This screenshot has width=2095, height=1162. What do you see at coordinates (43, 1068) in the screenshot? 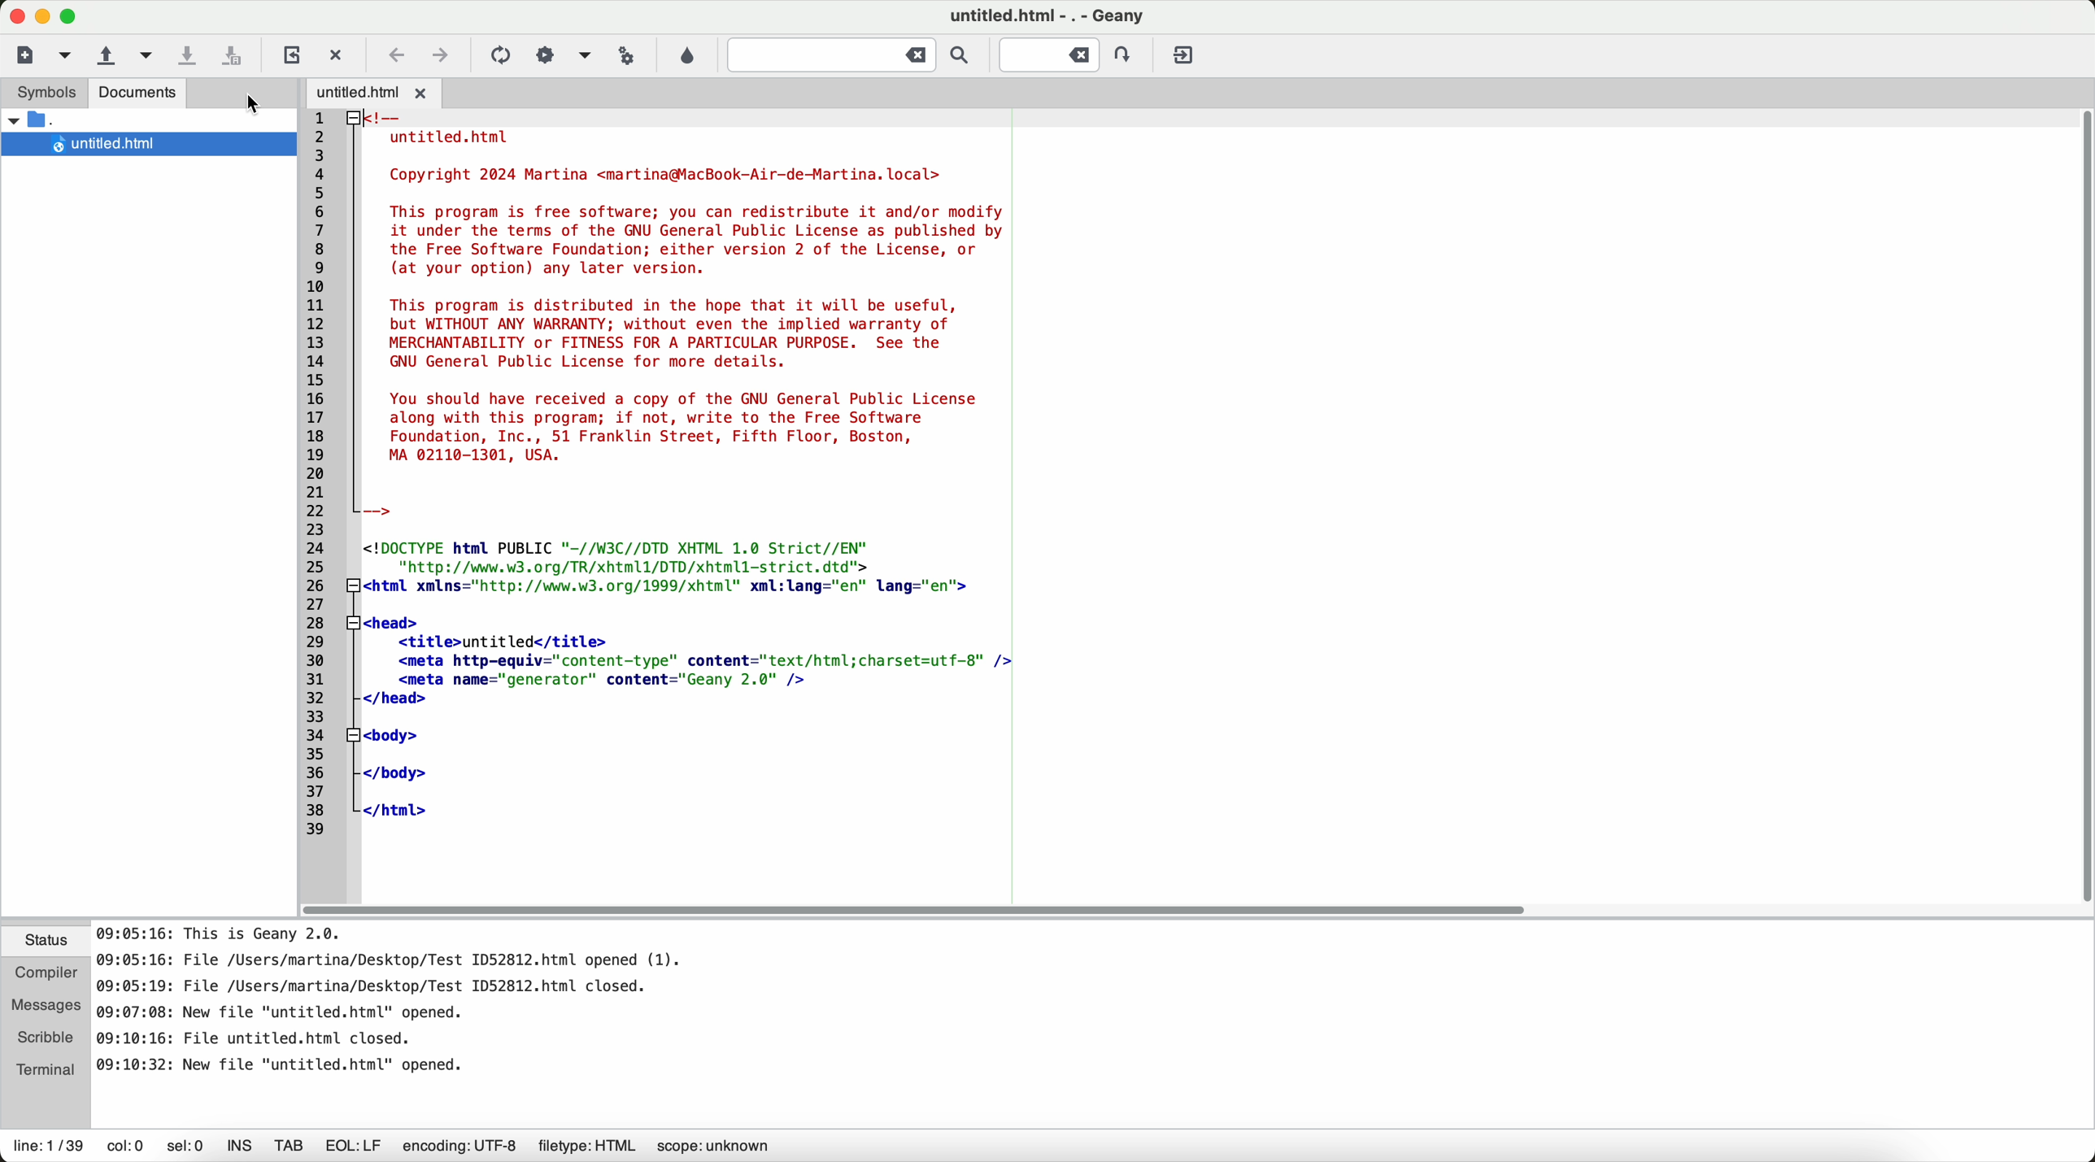
I see `terminal` at bounding box center [43, 1068].